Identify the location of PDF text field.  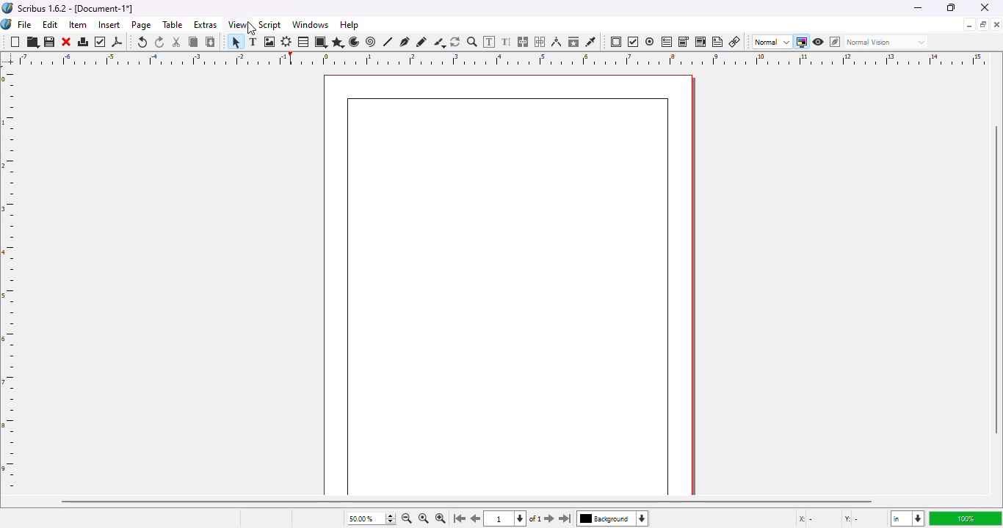
(667, 41).